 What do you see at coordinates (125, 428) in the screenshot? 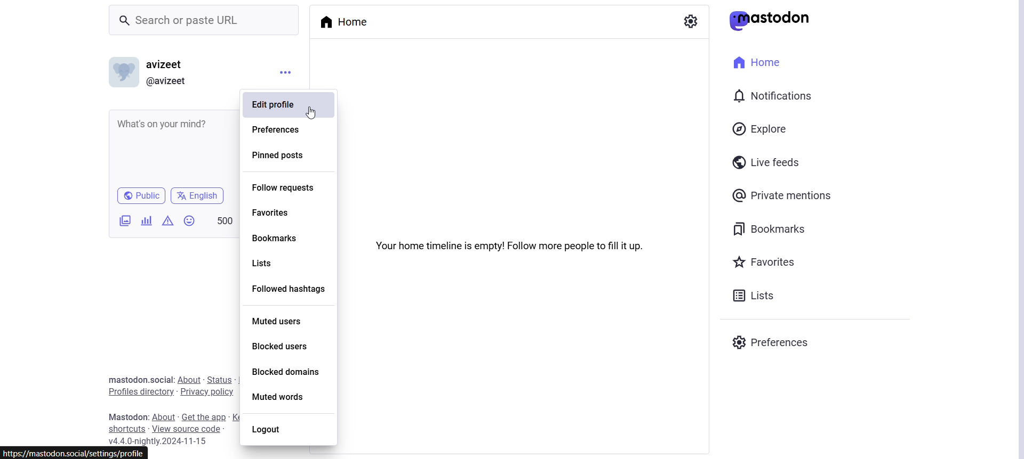
I see `Shortcuts` at bounding box center [125, 428].